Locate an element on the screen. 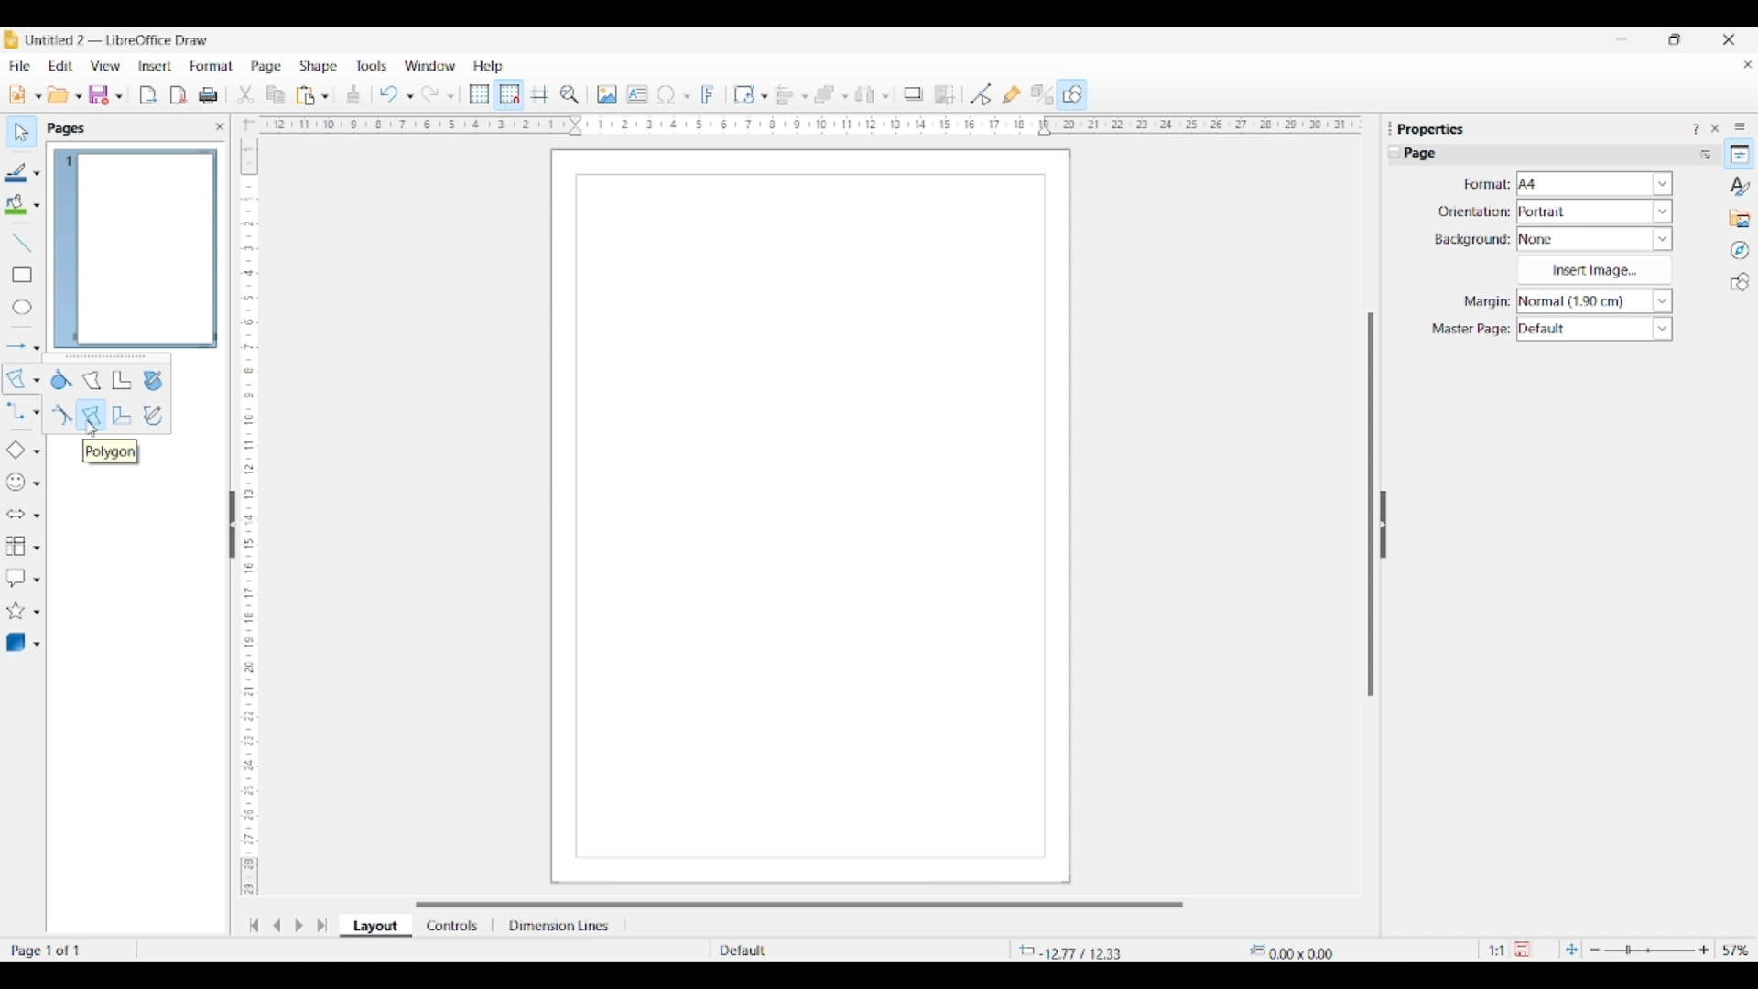  Section title - Properties is located at coordinates (1433, 128).